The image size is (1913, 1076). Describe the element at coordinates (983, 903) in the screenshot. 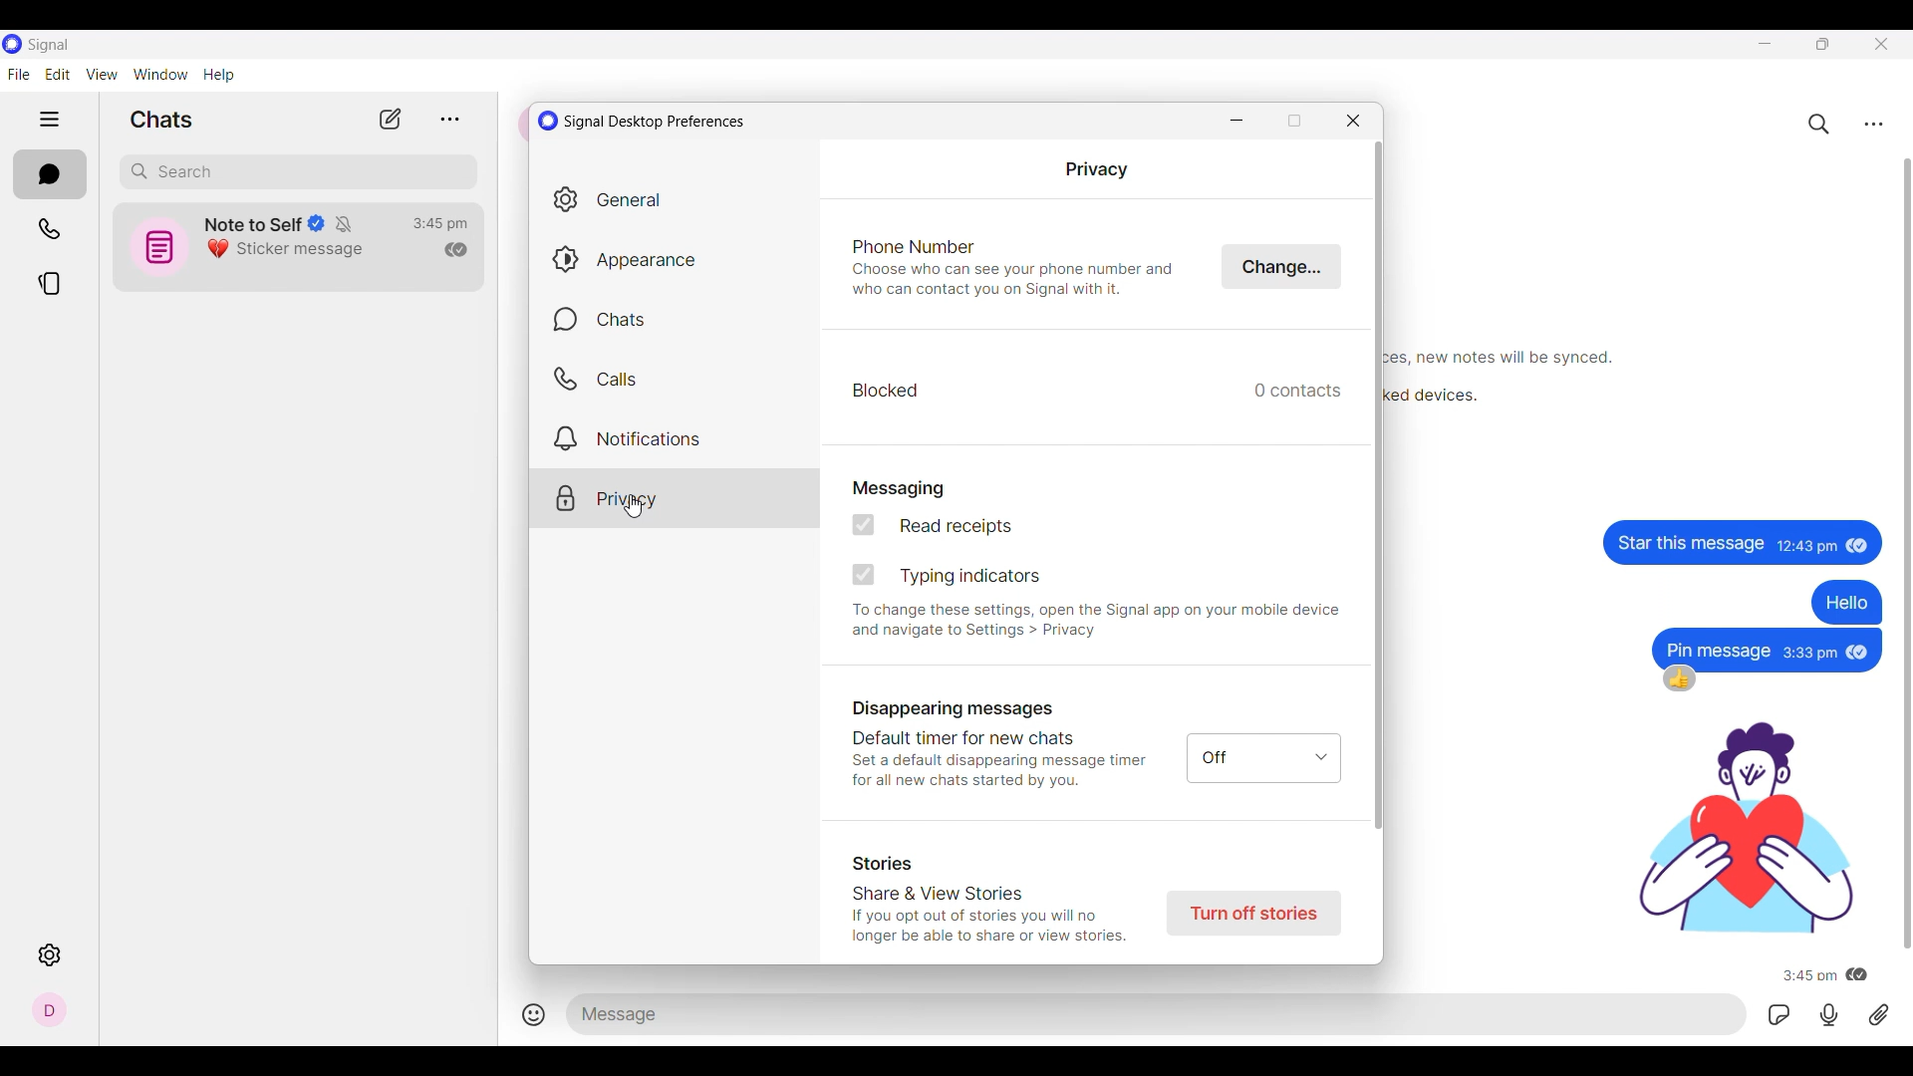

I see `Stories

Share & View Stories

If you opt out of stories you will no
longer be able to share or view stories.` at that location.